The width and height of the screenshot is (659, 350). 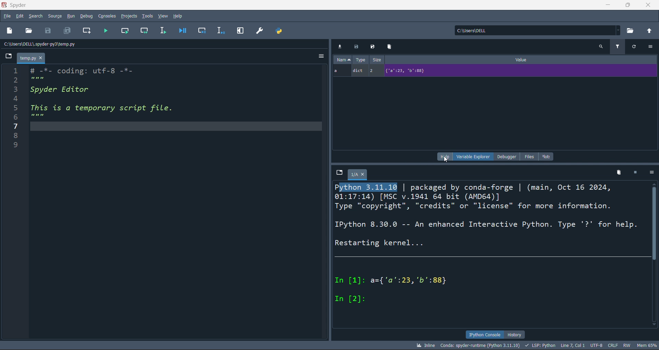 What do you see at coordinates (179, 16) in the screenshot?
I see `help` at bounding box center [179, 16].